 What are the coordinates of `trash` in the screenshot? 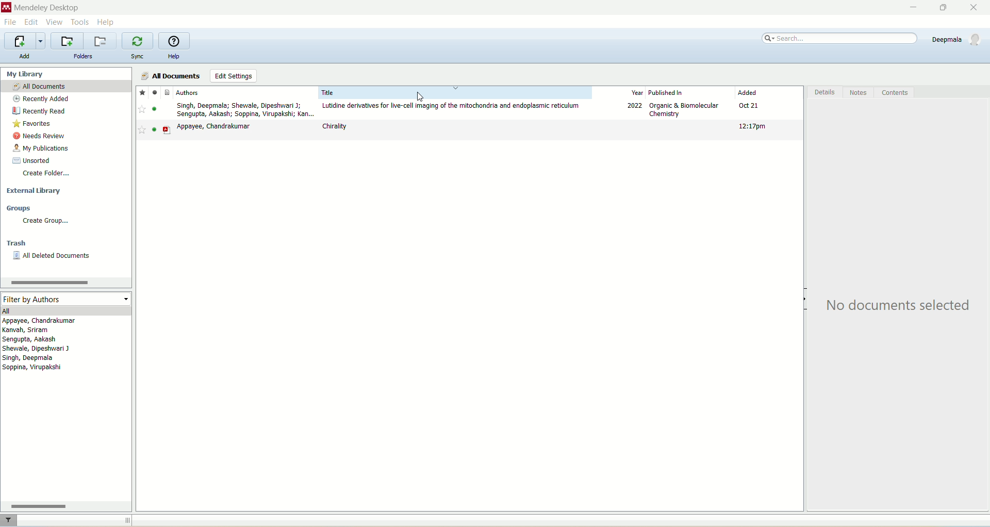 It's located at (15, 243).